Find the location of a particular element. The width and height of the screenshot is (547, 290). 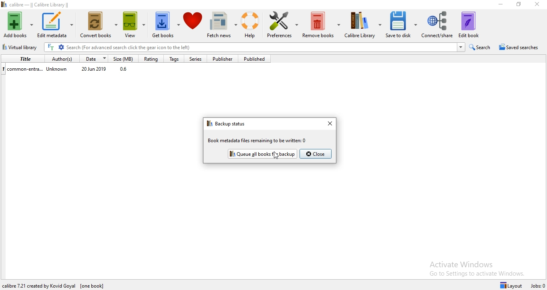

Rating is located at coordinates (150, 59).